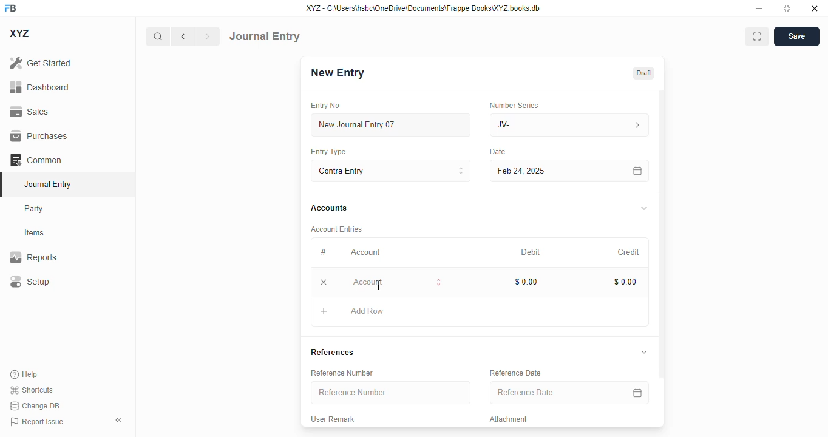  Describe the element at coordinates (626, 282) in the screenshot. I see `$0.00` at that location.